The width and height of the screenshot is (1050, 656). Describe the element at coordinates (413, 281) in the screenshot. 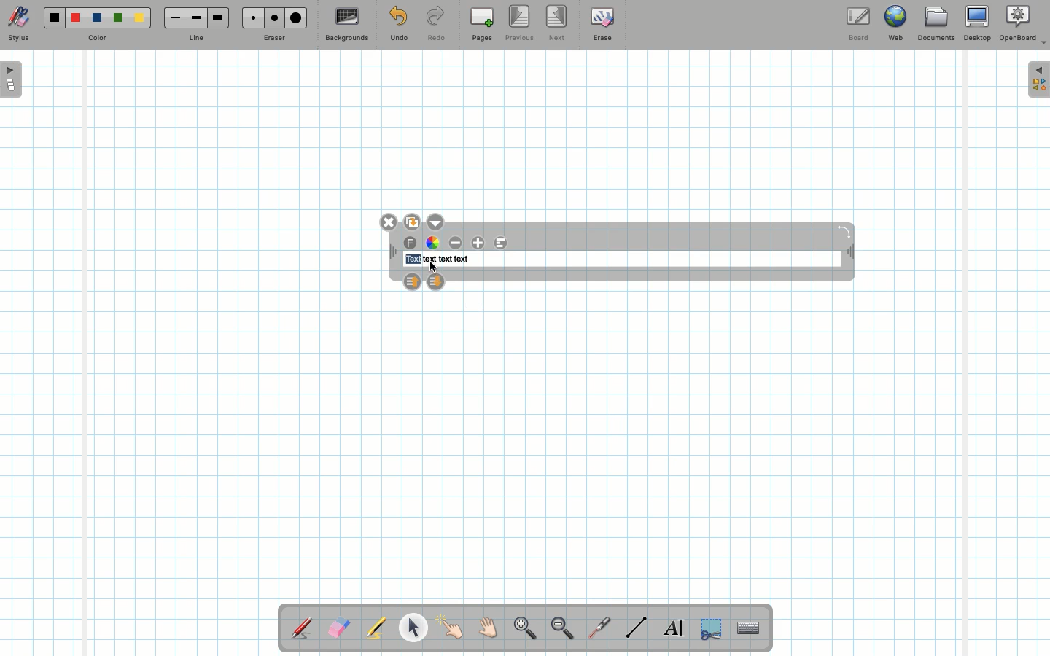

I see `Layer up` at that location.